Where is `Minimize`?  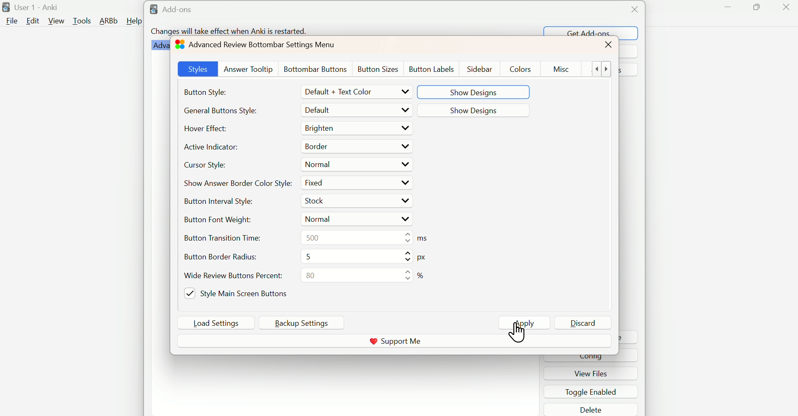
Minimize is located at coordinates (727, 8).